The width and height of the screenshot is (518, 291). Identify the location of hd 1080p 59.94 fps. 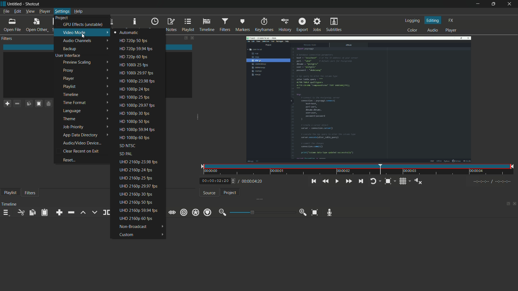
(139, 129).